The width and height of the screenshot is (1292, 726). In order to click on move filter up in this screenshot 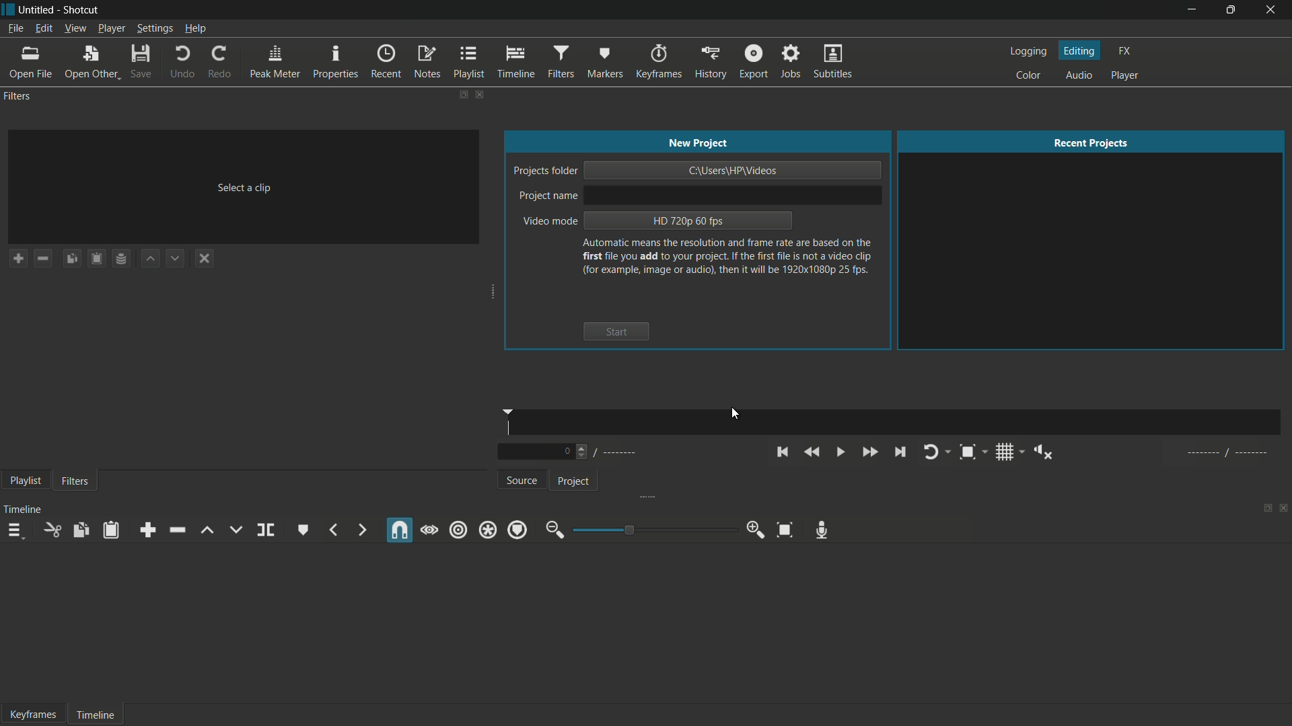, I will do `click(150, 259)`.